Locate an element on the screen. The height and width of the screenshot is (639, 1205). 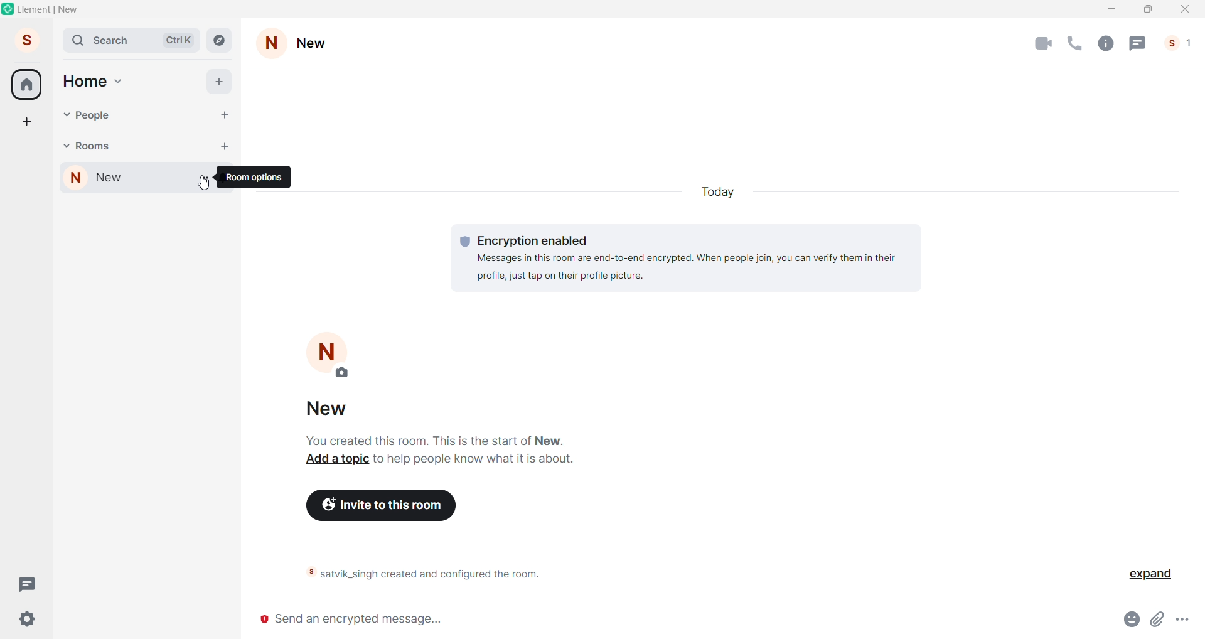
Threads is located at coordinates (1139, 42).